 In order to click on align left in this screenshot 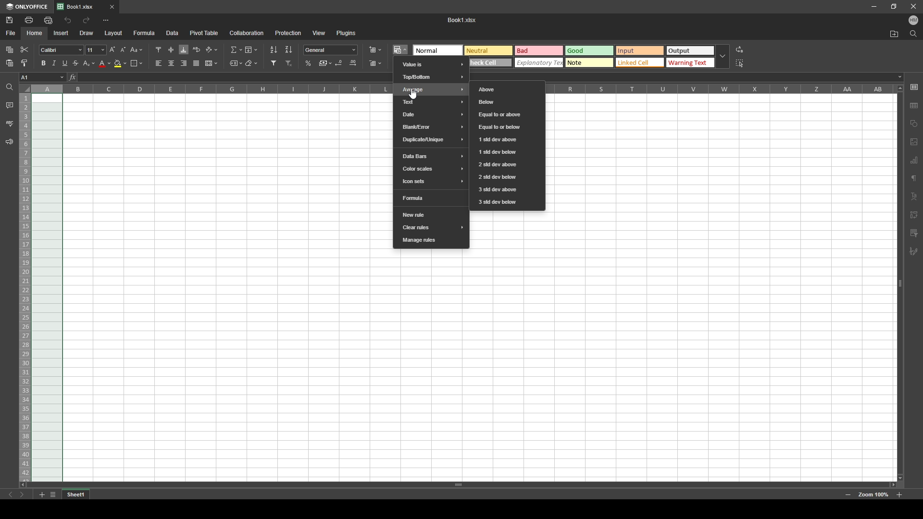, I will do `click(158, 63)`.